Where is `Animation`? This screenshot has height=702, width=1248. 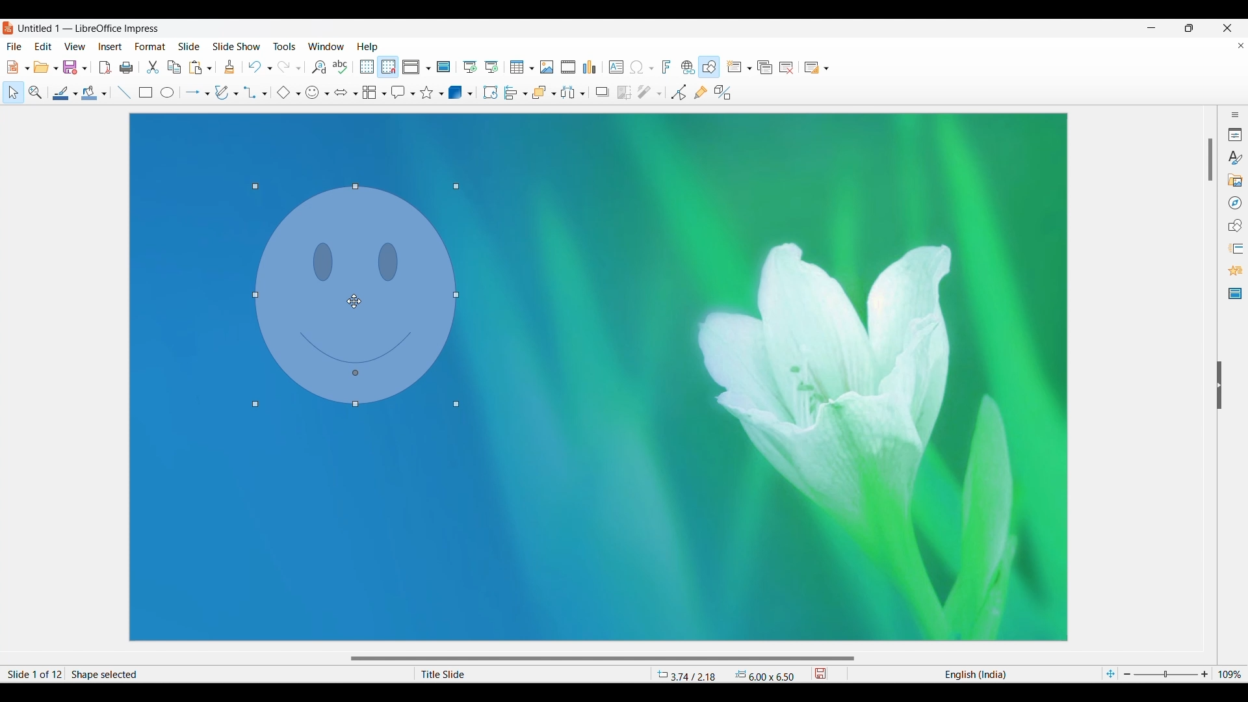
Animation is located at coordinates (1236, 270).